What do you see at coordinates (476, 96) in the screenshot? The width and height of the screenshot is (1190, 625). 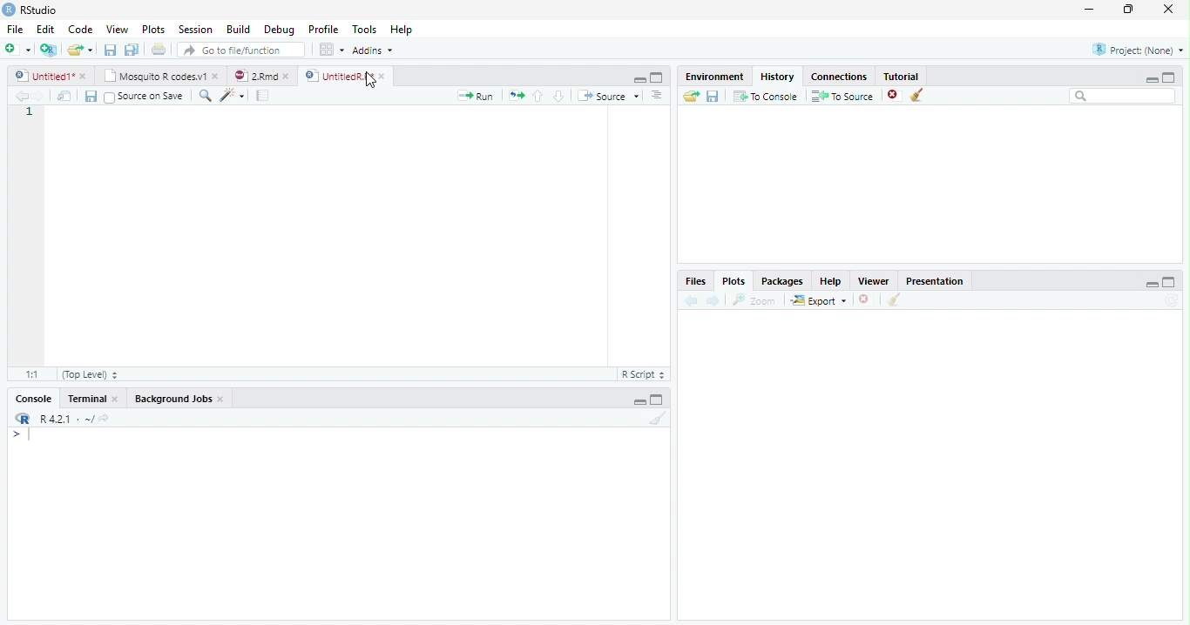 I see `Run` at bounding box center [476, 96].